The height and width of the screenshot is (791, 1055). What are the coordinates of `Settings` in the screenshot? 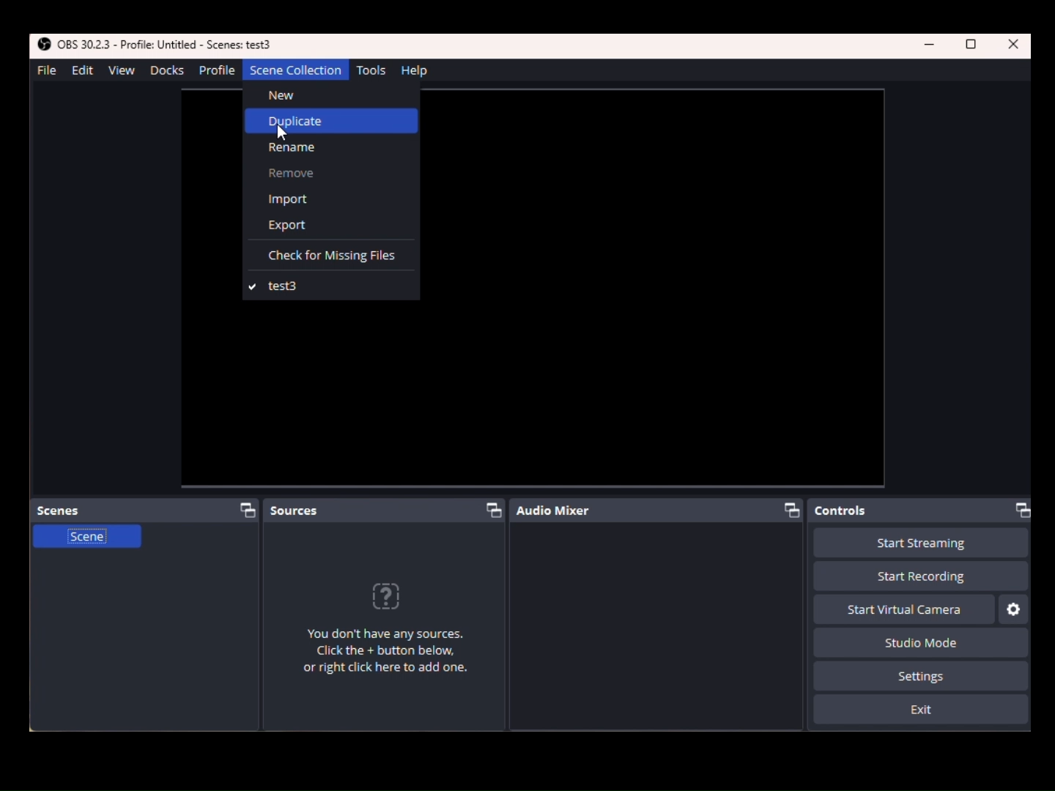 It's located at (922, 676).